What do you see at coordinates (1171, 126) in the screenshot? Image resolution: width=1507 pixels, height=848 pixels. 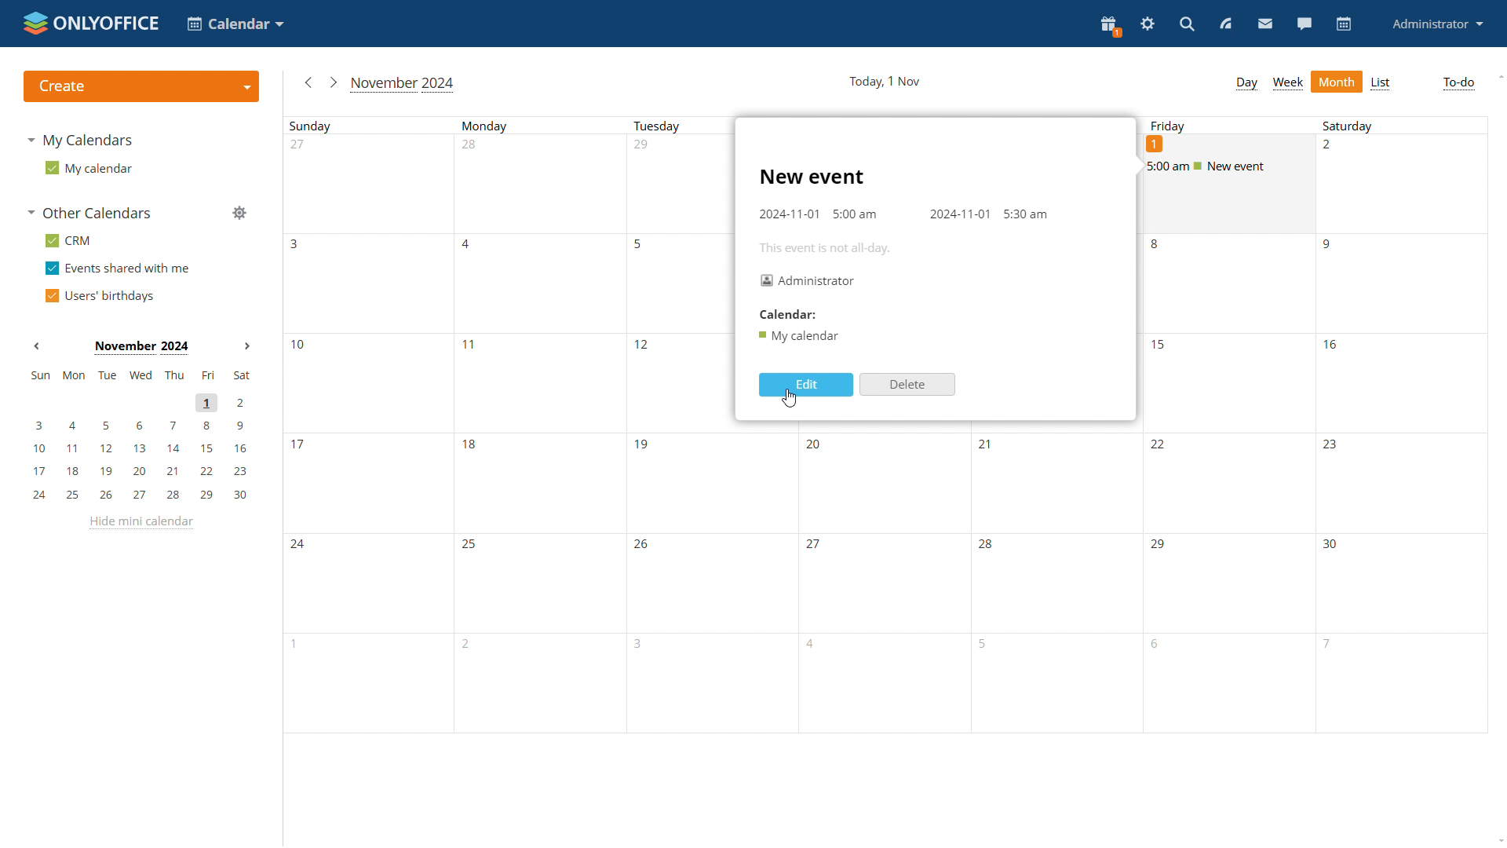 I see `Friday` at bounding box center [1171, 126].